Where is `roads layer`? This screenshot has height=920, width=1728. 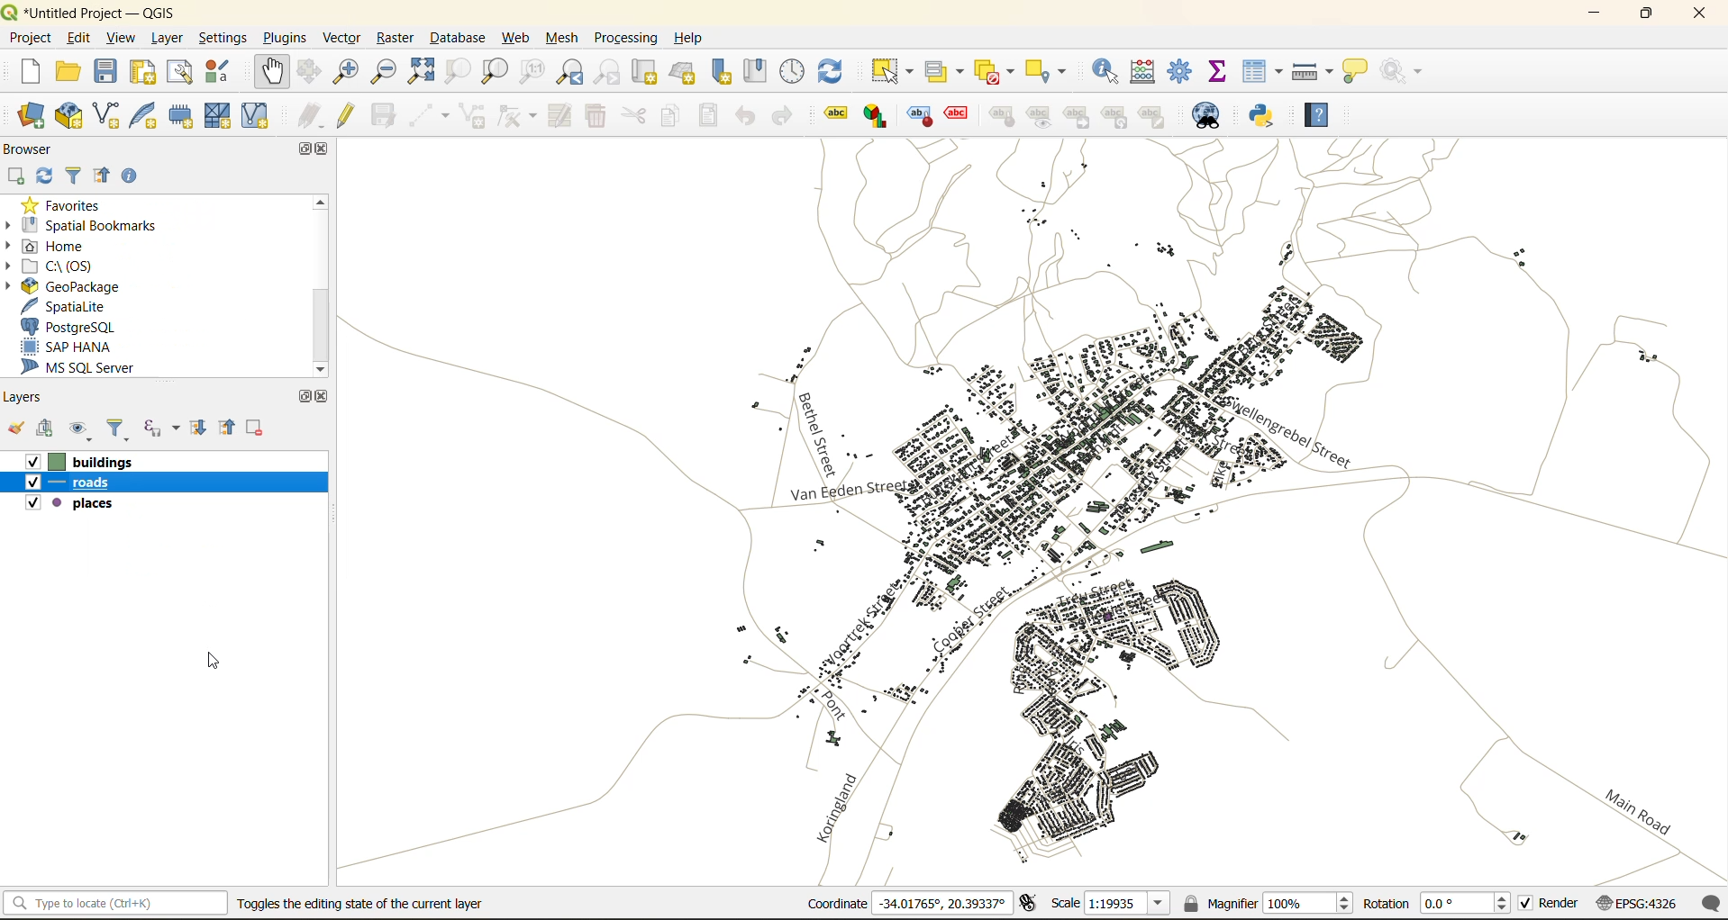 roads layer is located at coordinates (80, 483).